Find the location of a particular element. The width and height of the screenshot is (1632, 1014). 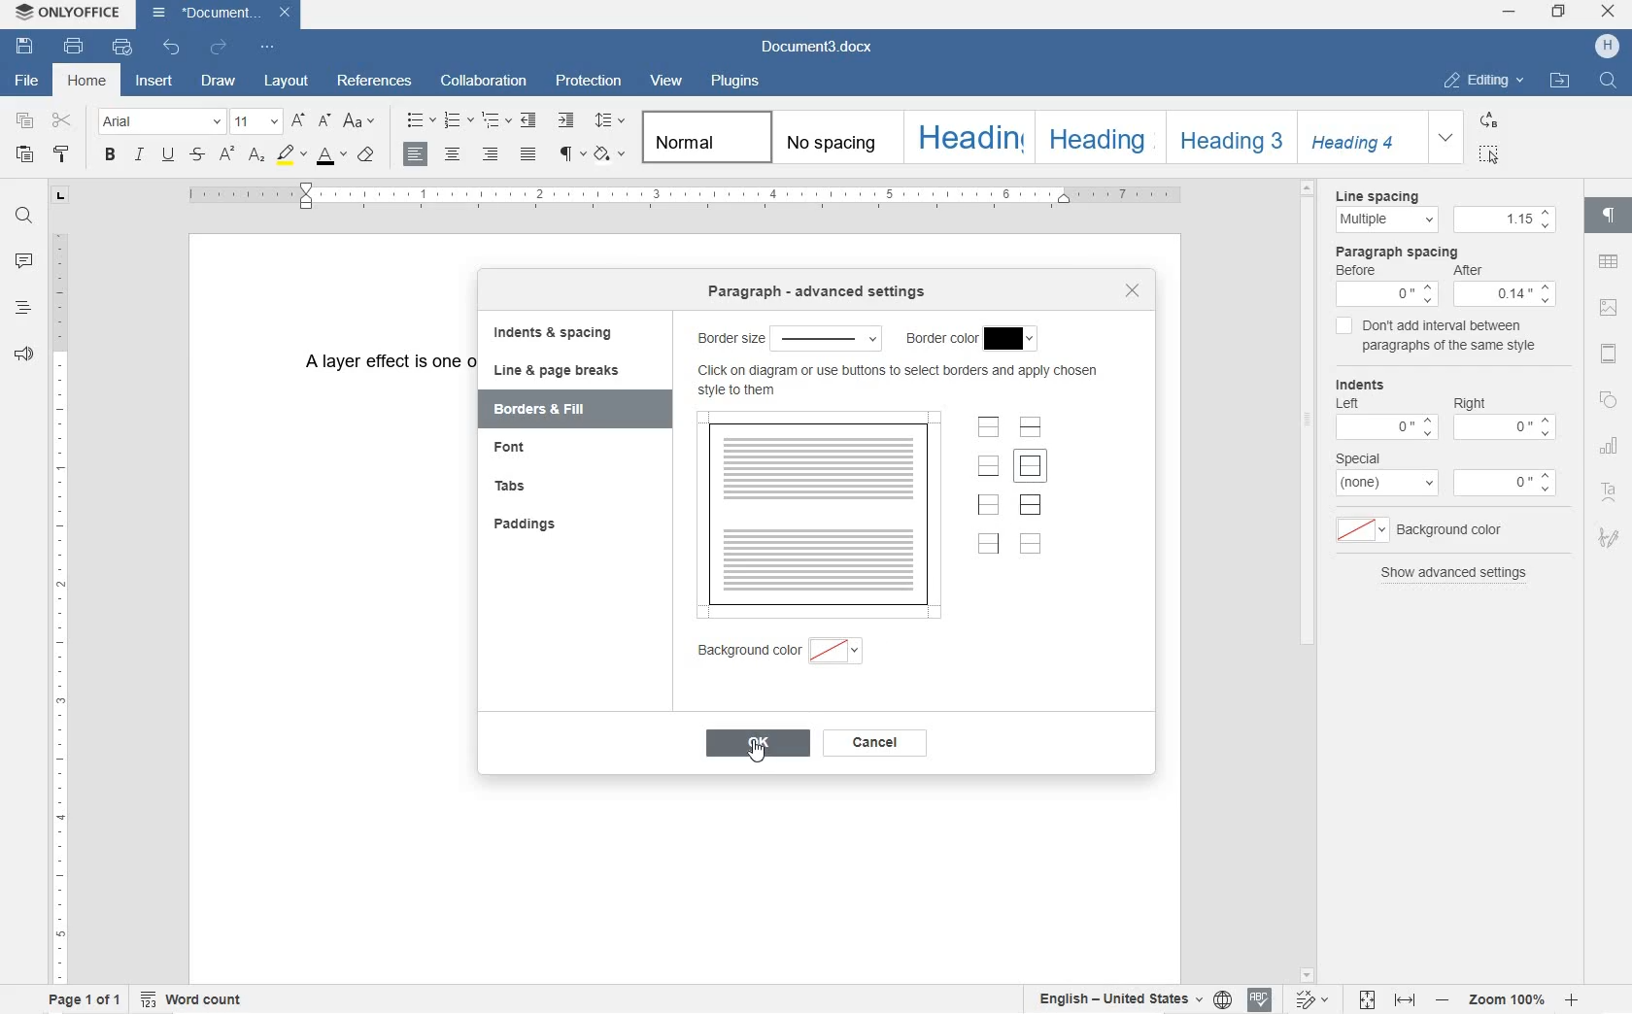

borders preview is located at coordinates (817, 514).